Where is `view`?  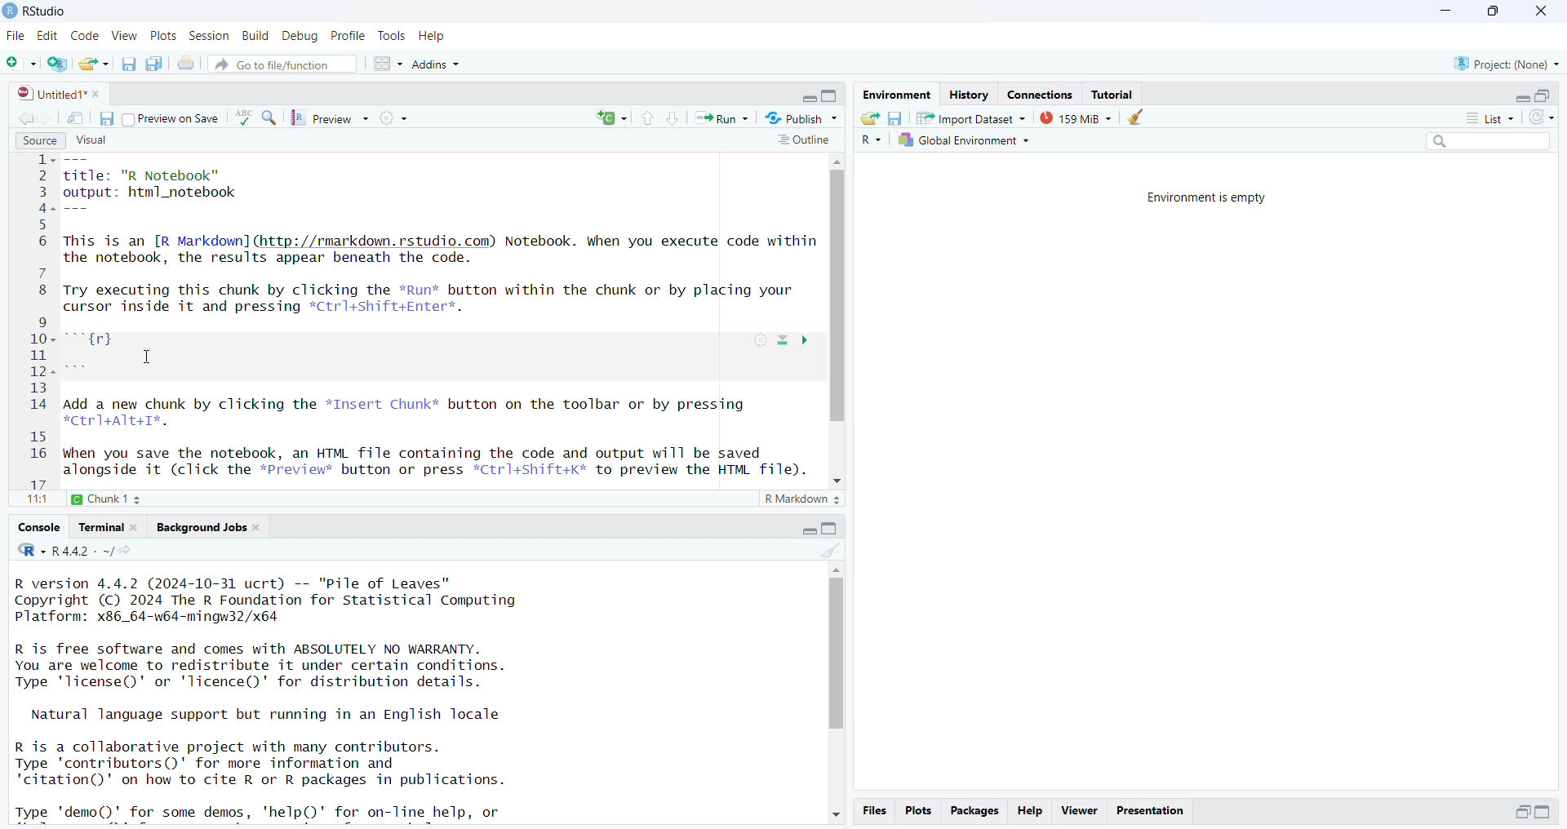 view is located at coordinates (125, 36).